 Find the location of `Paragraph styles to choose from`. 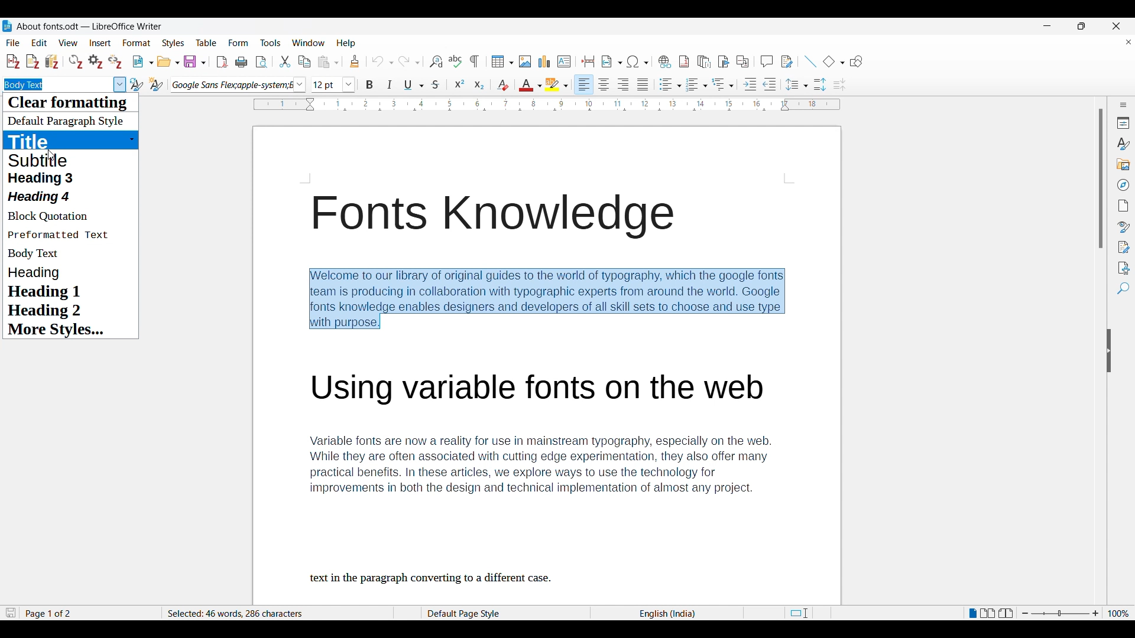

Paragraph styles to choose from is located at coordinates (66, 122).